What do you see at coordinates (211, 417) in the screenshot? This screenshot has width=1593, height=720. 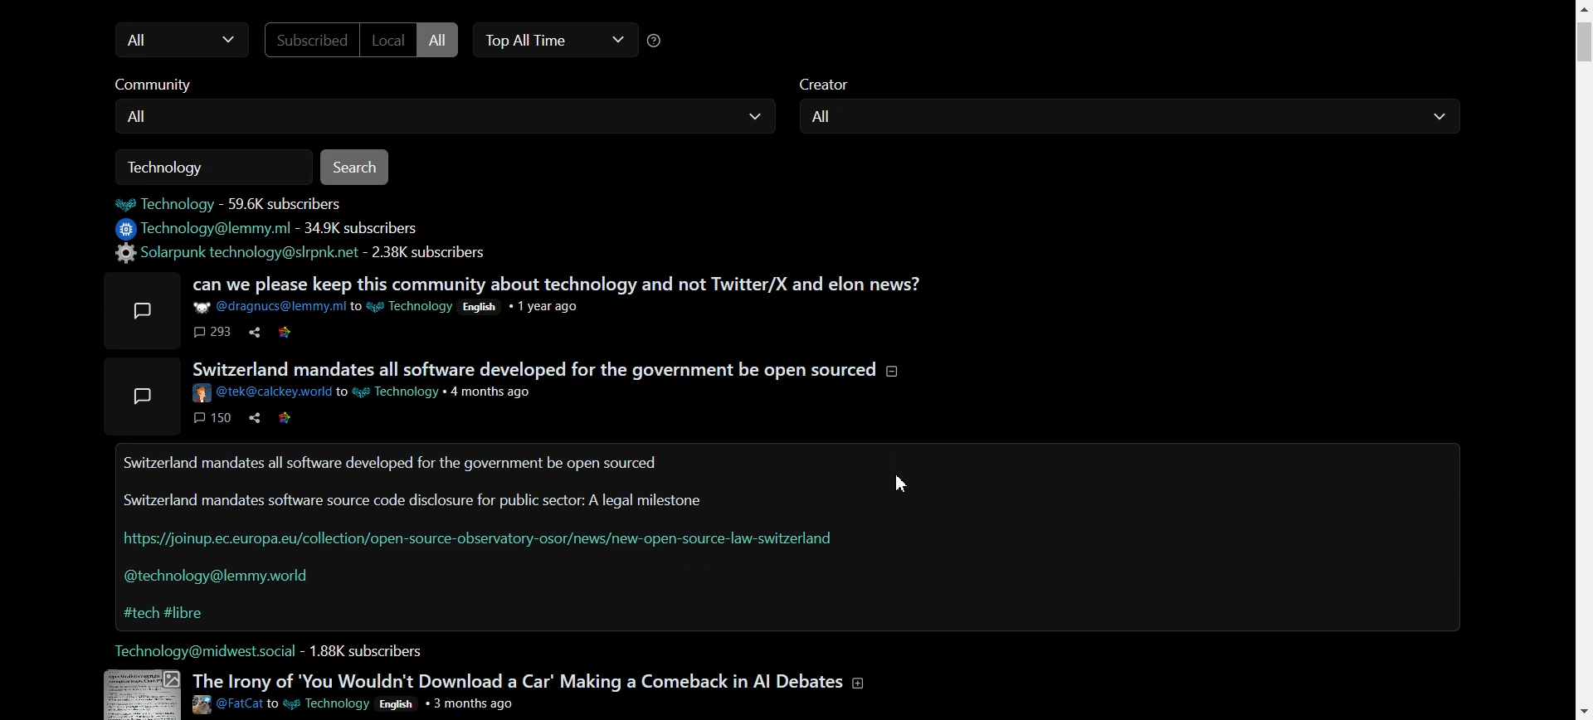 I see `150 comments` at bounding box center [211, 417].